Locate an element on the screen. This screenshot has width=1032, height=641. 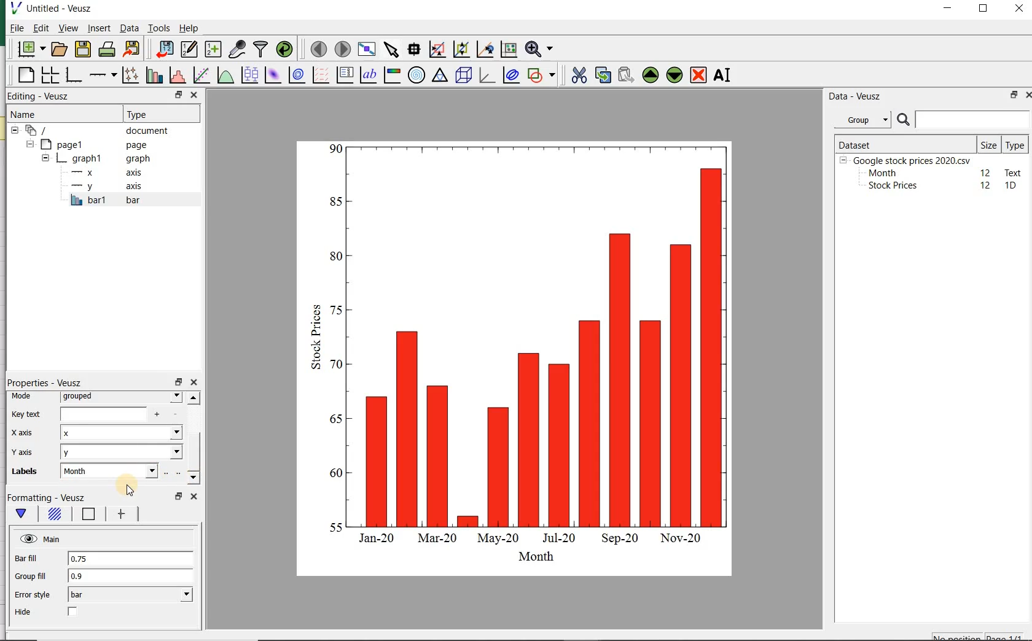
plot a 2d dataset as contours is located at coordinates (295, 76).